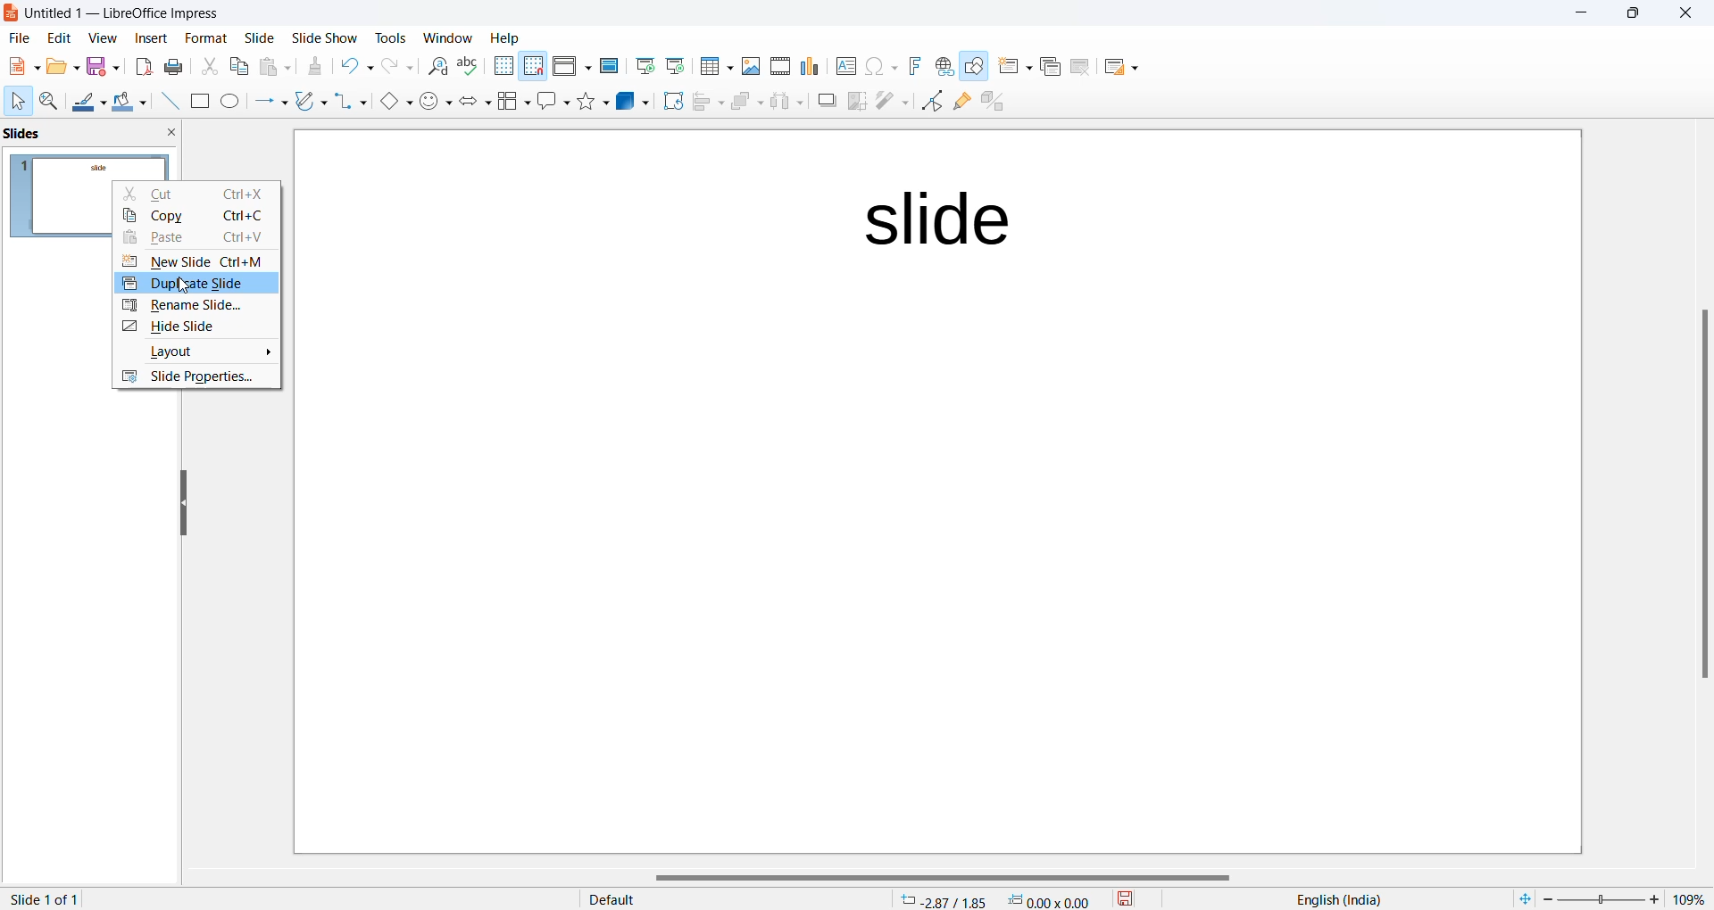  I want to click on cursor location: -2.87/1.85, so click(944, 900).